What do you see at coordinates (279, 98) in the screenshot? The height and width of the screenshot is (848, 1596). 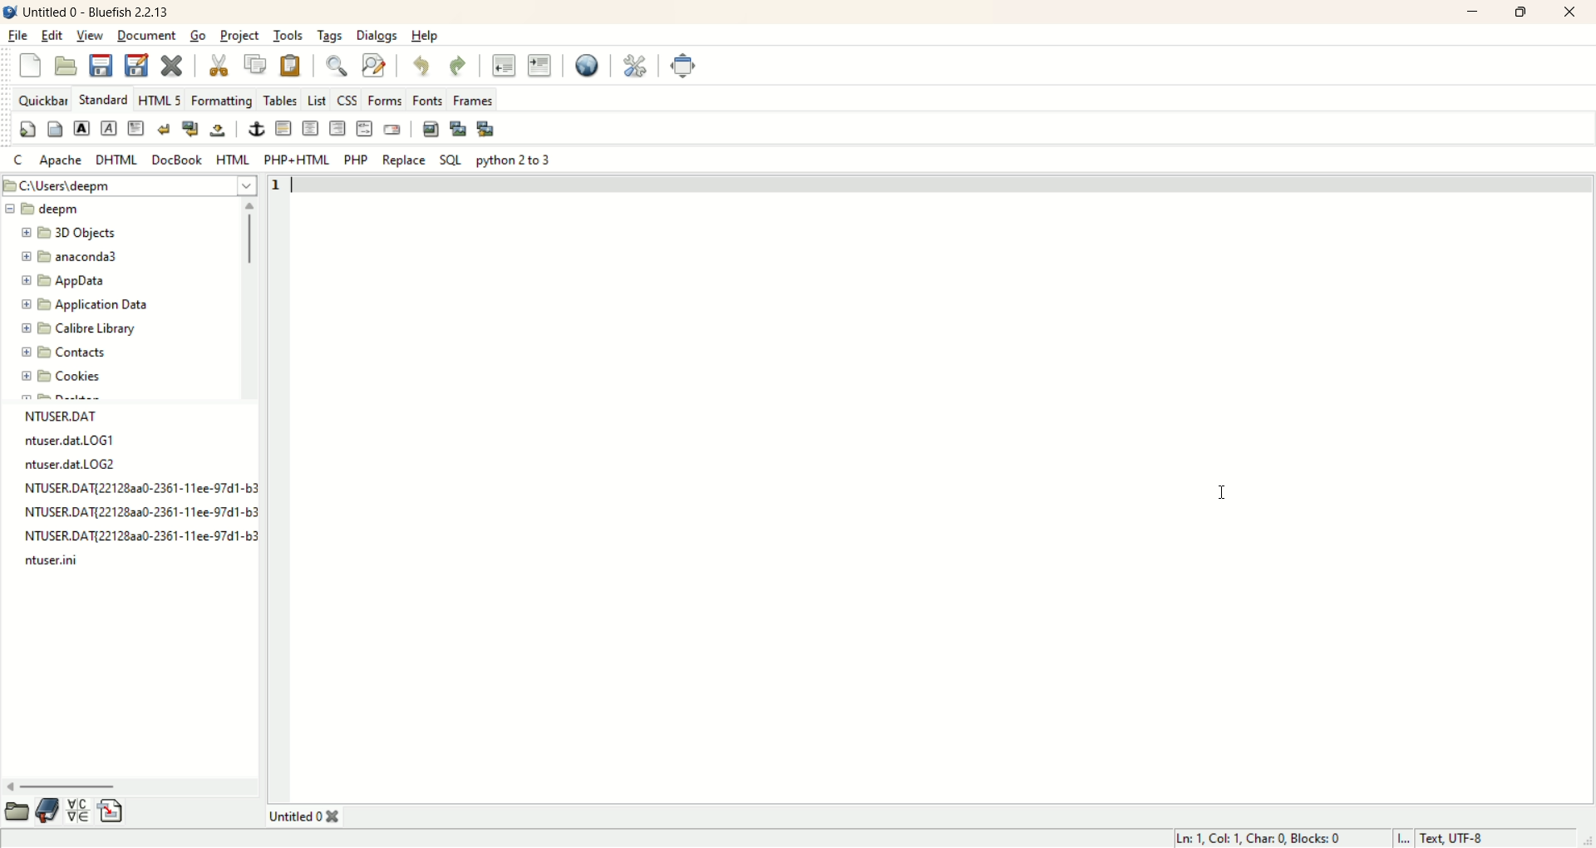 I see `tables` at bounding box center [279, 98].